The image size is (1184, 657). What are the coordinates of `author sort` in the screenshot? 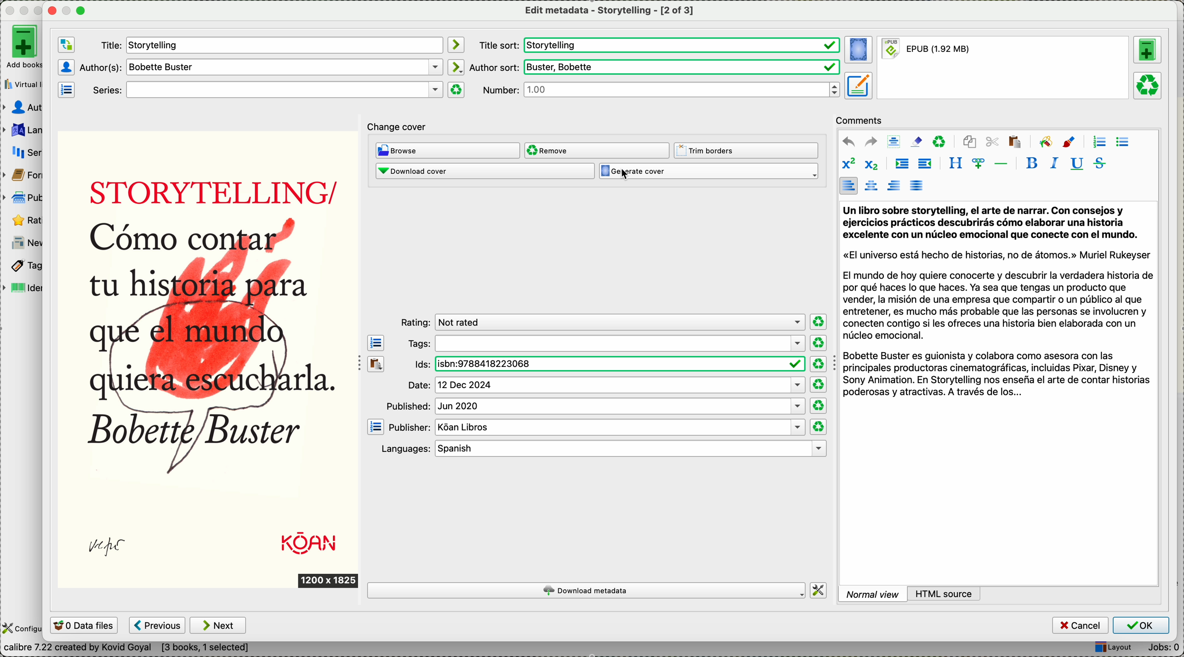 It's located at (655, 67).